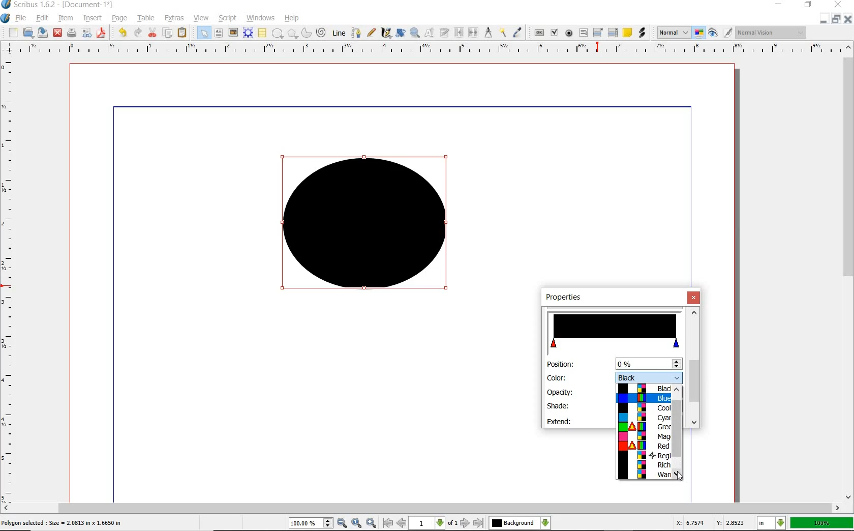 This screenshot has height=531, width=854. What do you see at coordinates (823, 20) in the screenshot?
I see `MINIMIZE` at bounding box center [823, 20].